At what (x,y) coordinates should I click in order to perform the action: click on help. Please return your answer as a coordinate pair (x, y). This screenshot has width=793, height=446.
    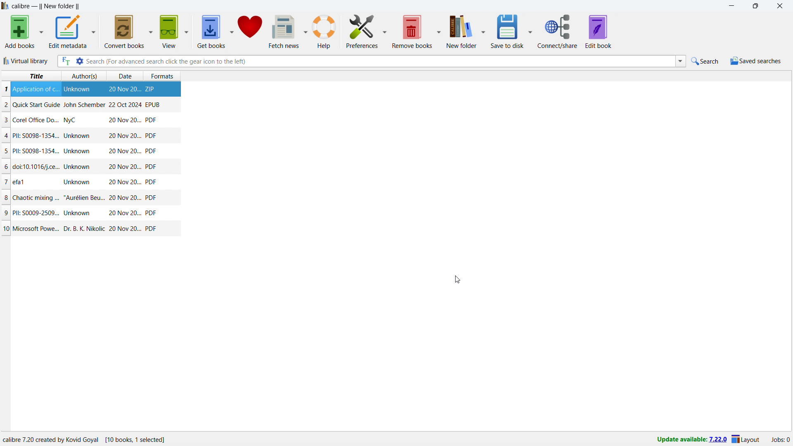
    Looking at the image, I should click on (324, 32).